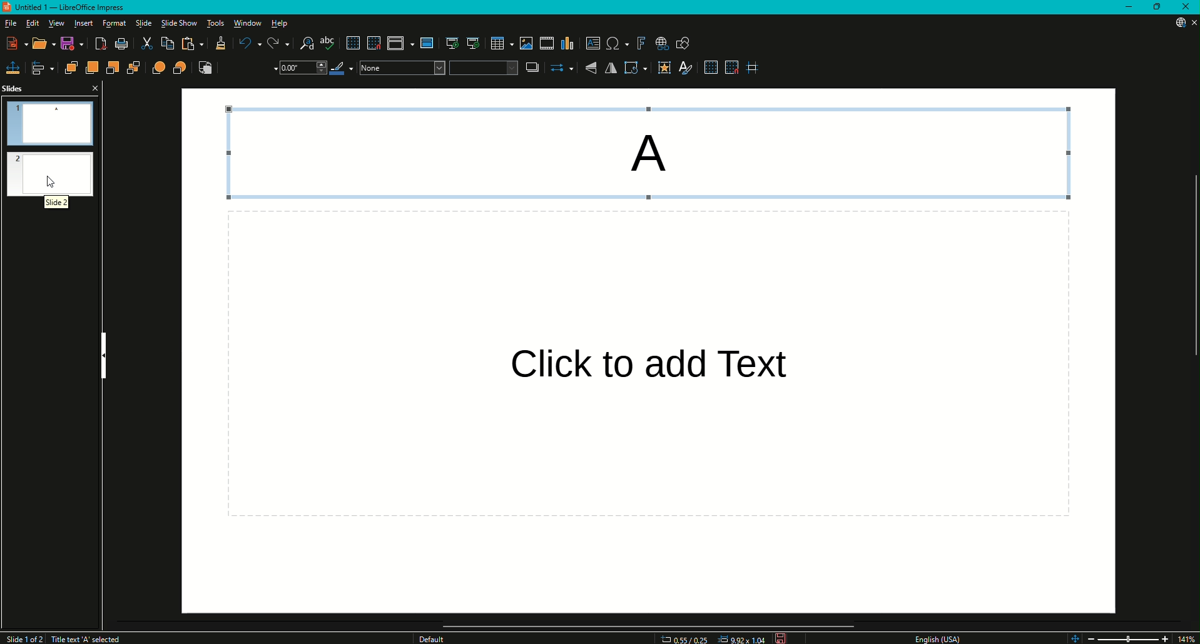 This screenshot has width=1200, height=644. Describe the element at coordinates (191, 45) in the screenshot. I see `Paste` at that location.